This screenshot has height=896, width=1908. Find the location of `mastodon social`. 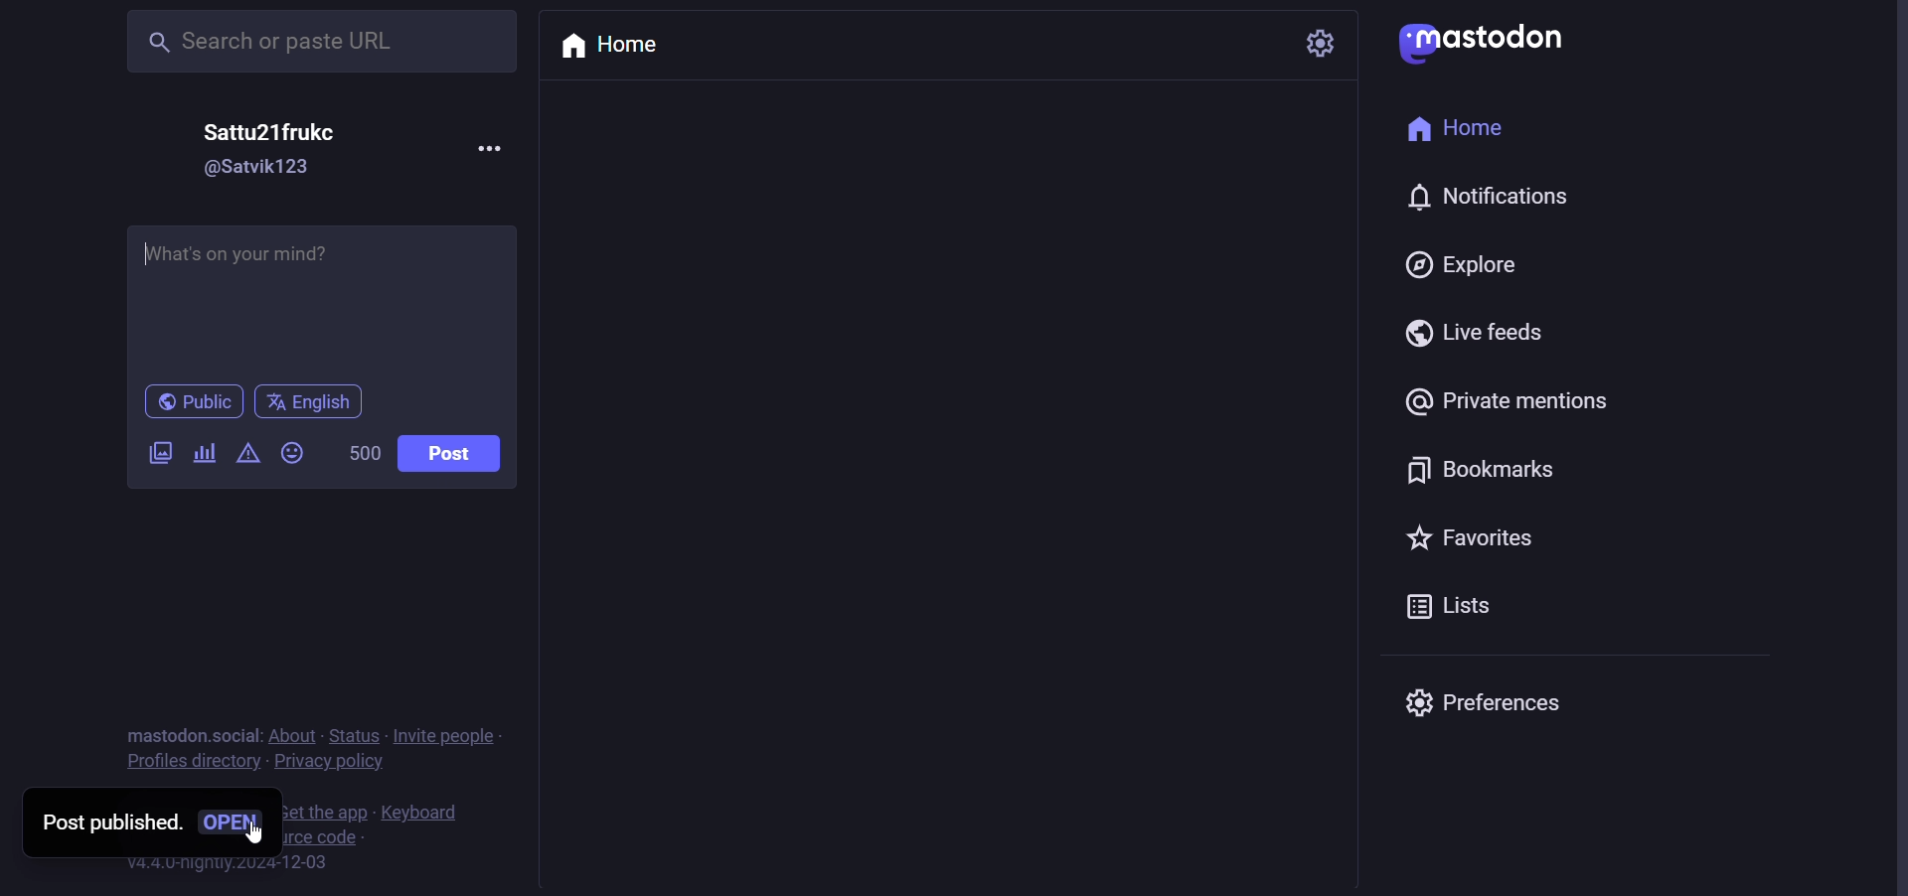

mastodon social is located at coordinates (183, 732).